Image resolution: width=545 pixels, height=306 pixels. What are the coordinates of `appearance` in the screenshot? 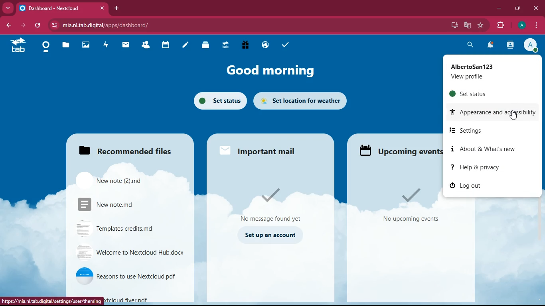 It's located at (496, 112).